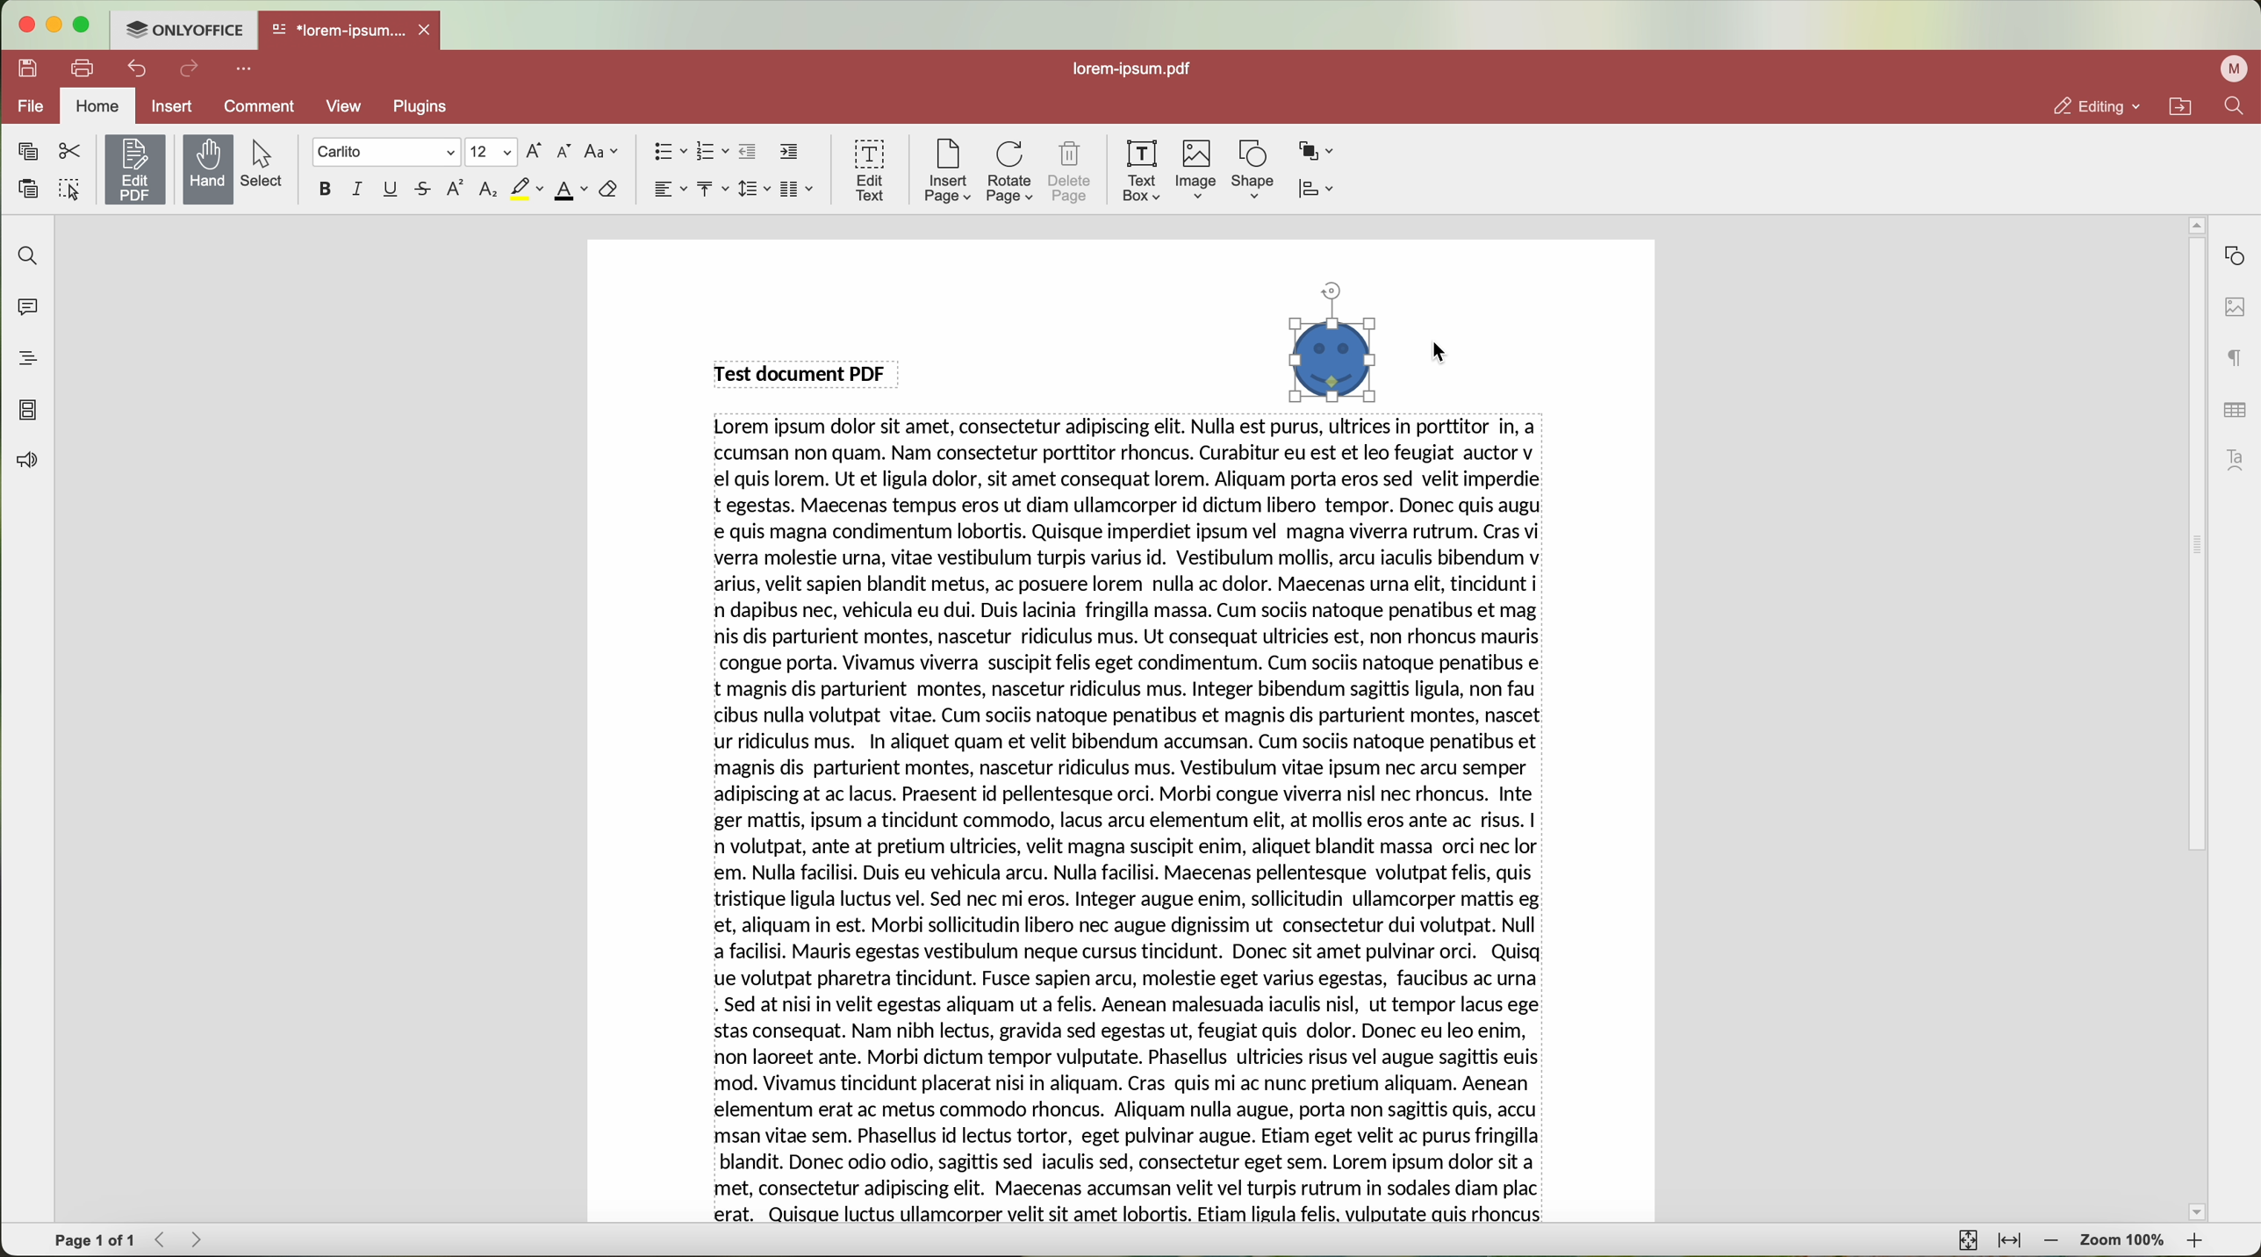 The image size is (2261, 1257). I want to click on feedback and support, so click(28, 461).